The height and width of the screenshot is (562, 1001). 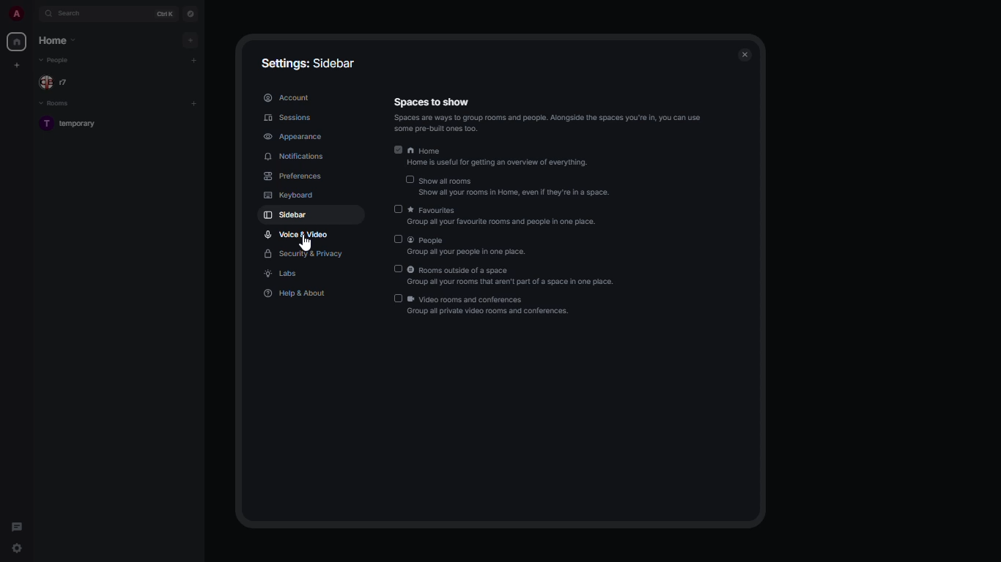 I want to click on rooms, so click(x=57, y=104).